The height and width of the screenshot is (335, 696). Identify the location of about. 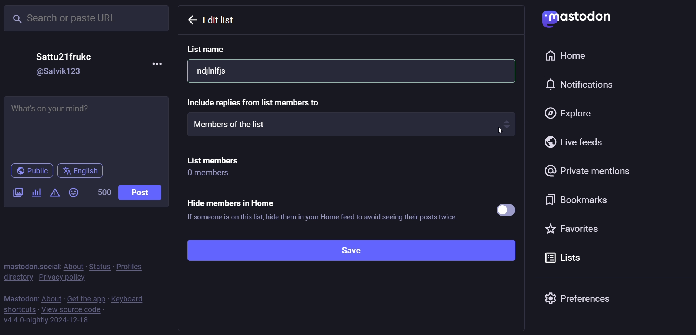
(73, 265).